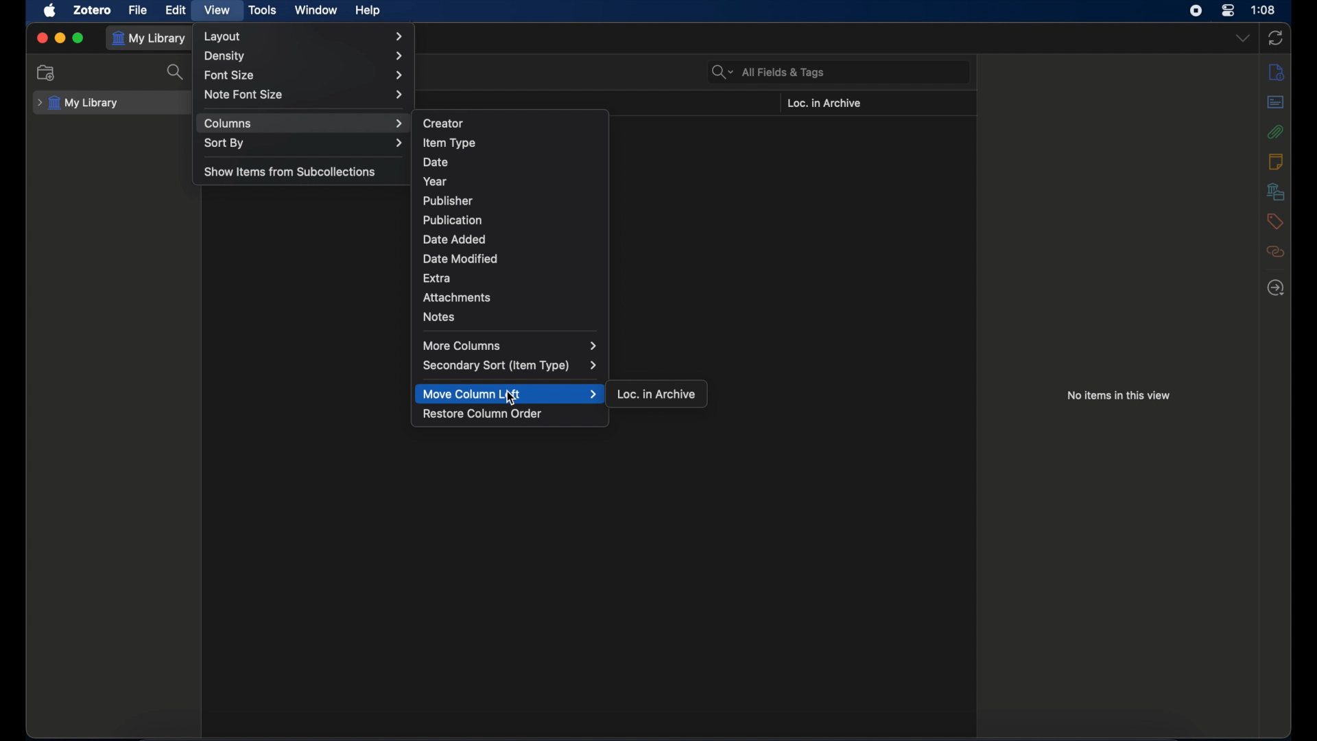 The image size is (1317, 741). I want to click on edit, so click(176, 10).